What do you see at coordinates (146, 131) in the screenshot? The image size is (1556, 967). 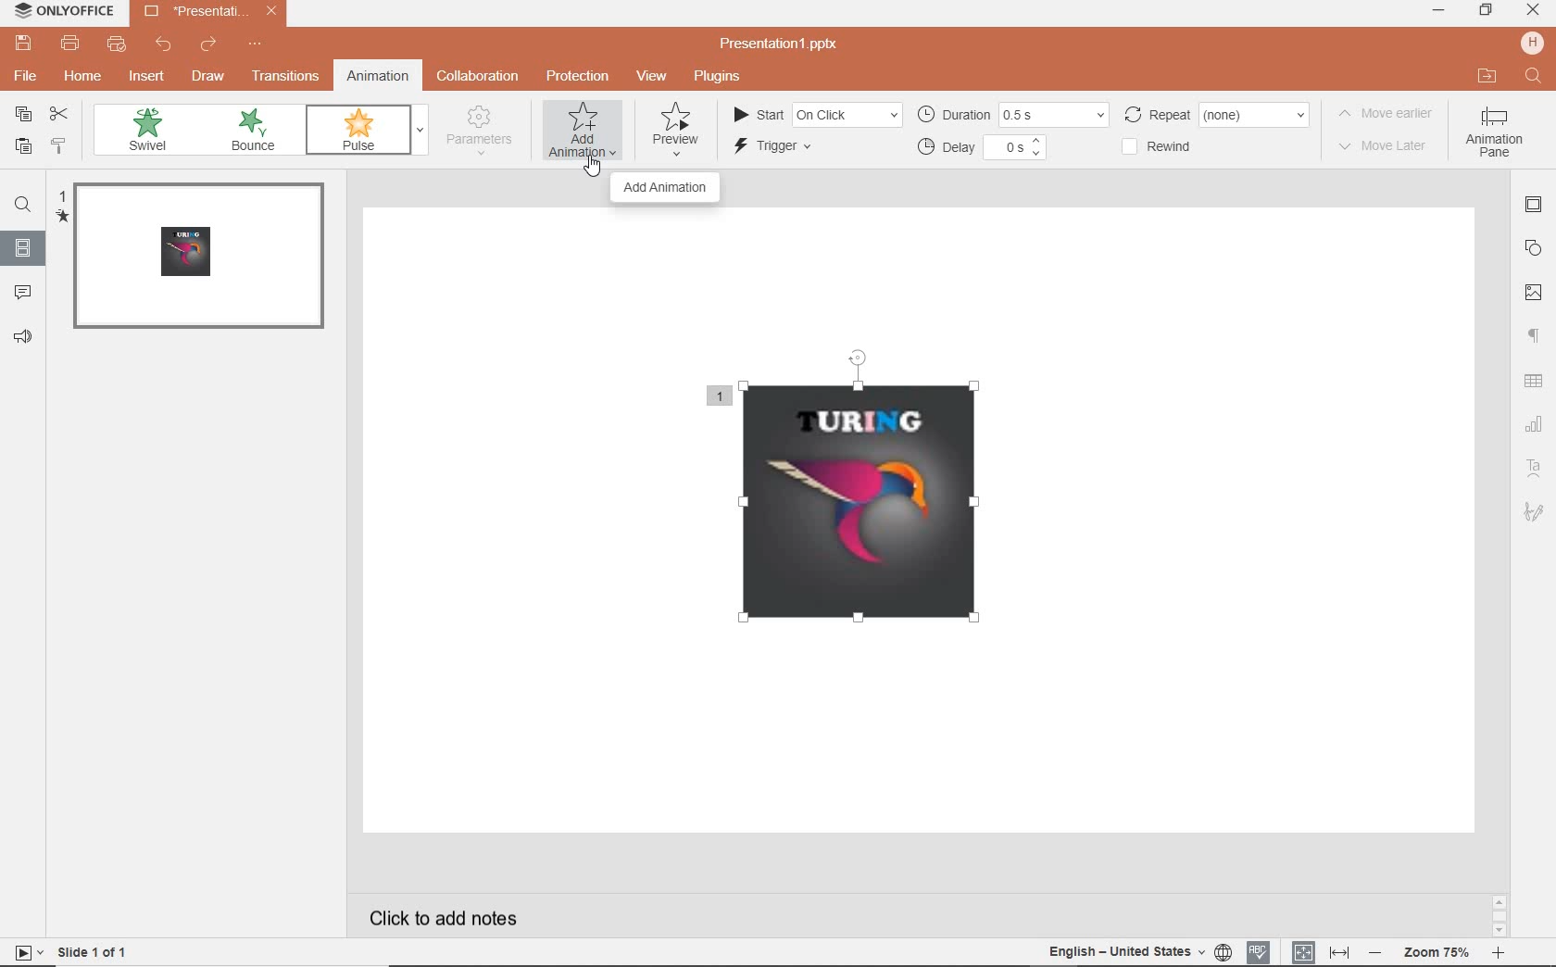 I see `swivel` at bounding box center [146, 131].